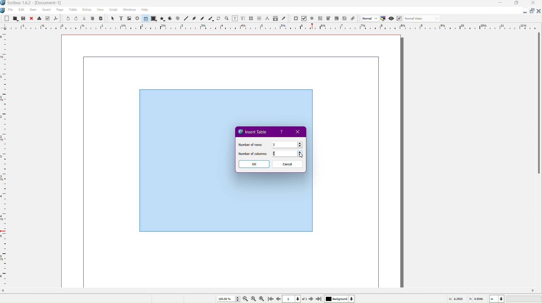 This screenshot has height=303, width=542. Describe the element at coordinates (7, 18) in the screenshot. I see `New` at that location.